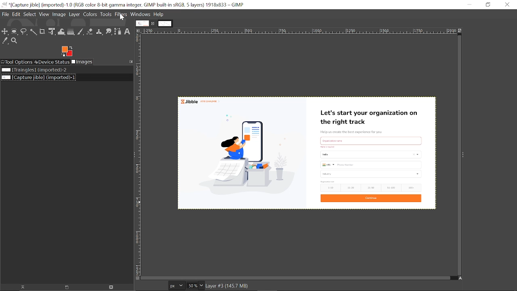 This screenshot has height=291, width=517. I want to click on Free select tool, so click(34, 32).